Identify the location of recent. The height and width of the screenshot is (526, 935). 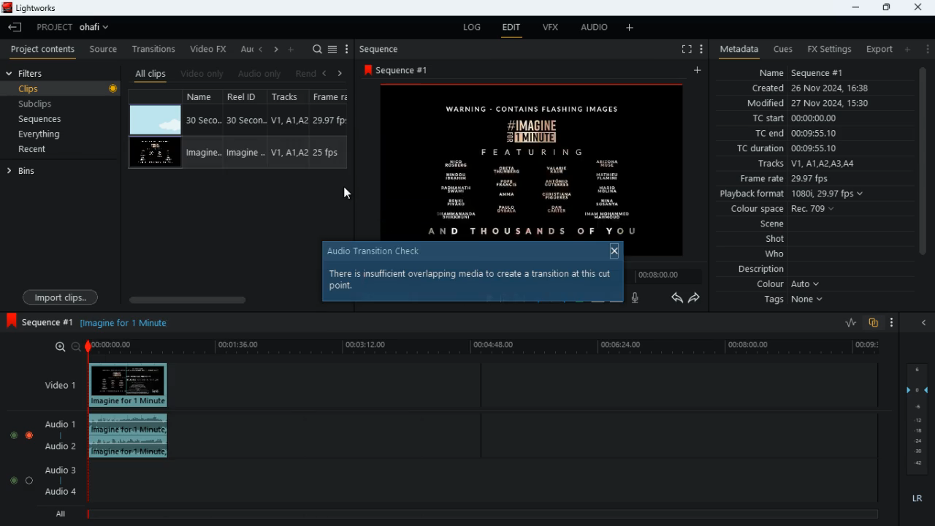
(45, 150).